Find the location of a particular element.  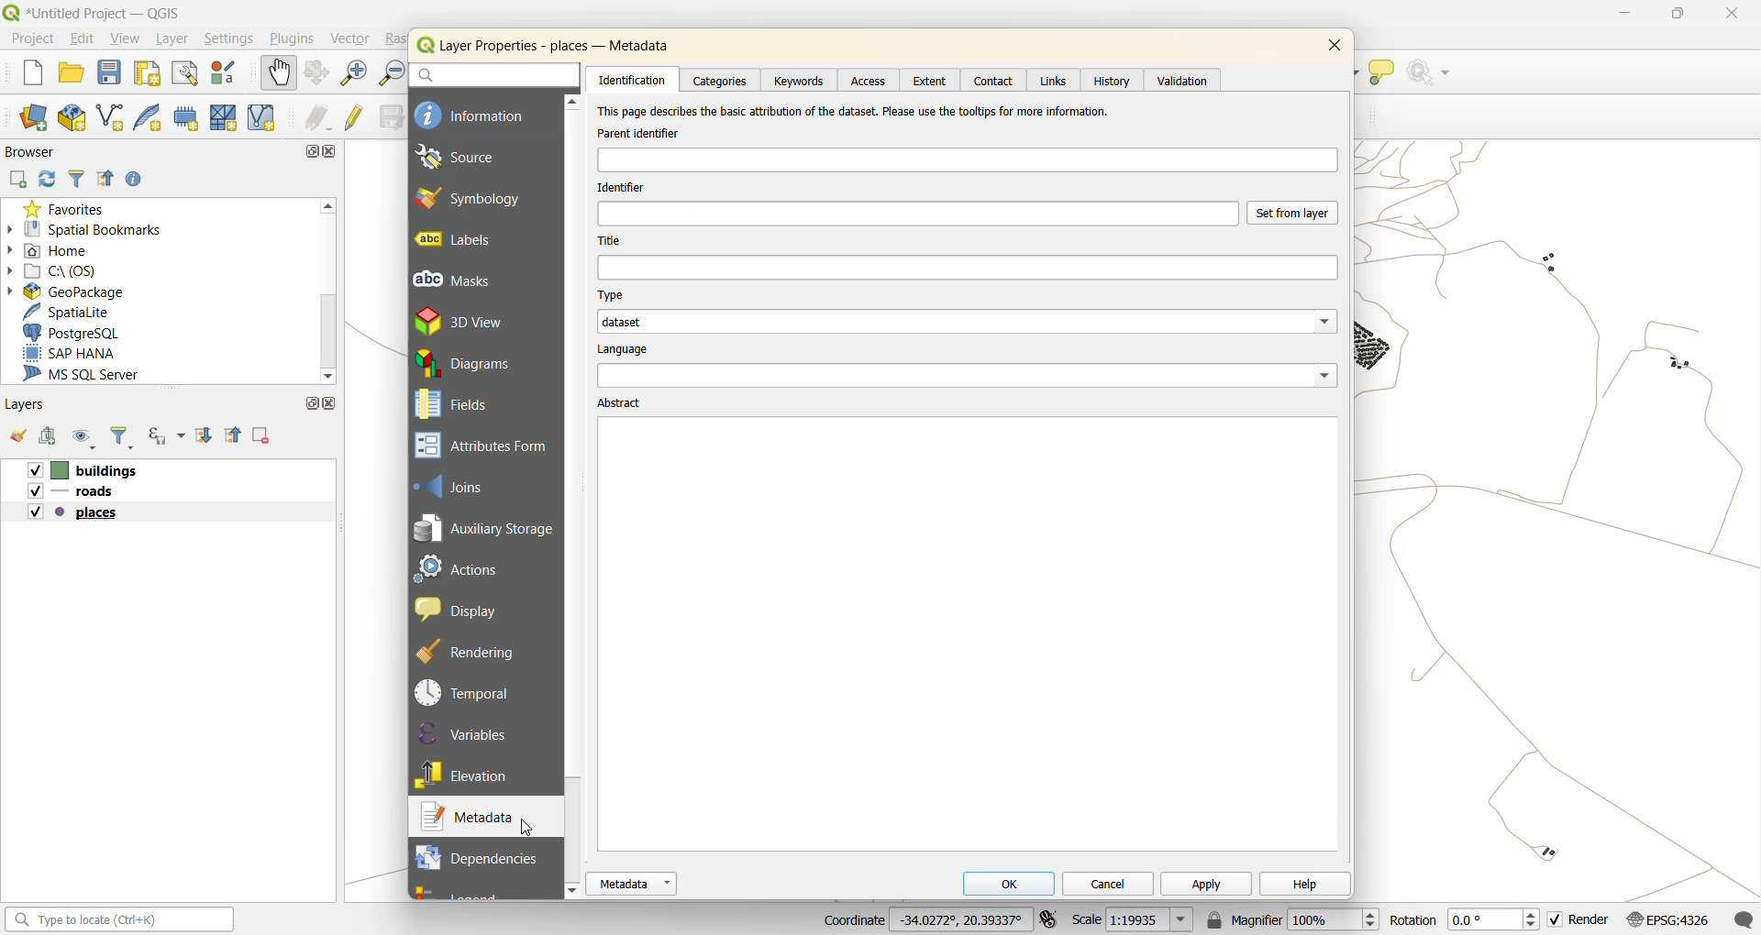

show layout is located at coordinates (188, 74).